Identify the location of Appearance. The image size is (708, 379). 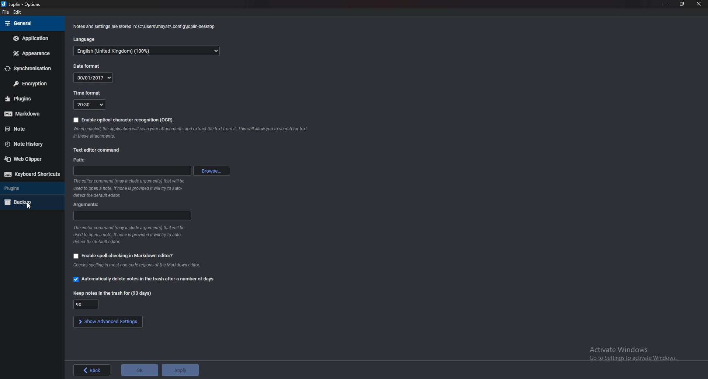
(34, 53).